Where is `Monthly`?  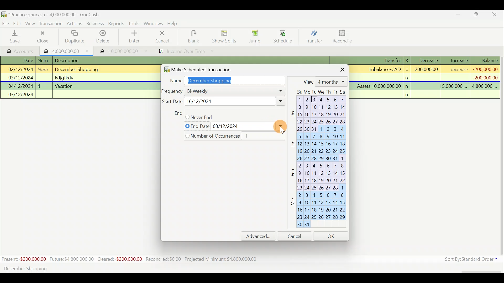 Monthly is located at coordinates (201, 117).